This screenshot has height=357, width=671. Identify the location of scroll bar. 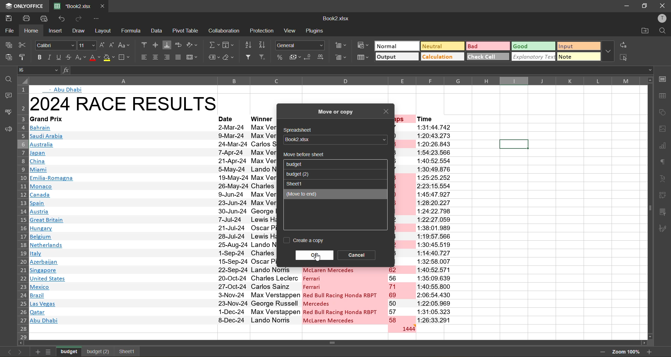
(650, 175).